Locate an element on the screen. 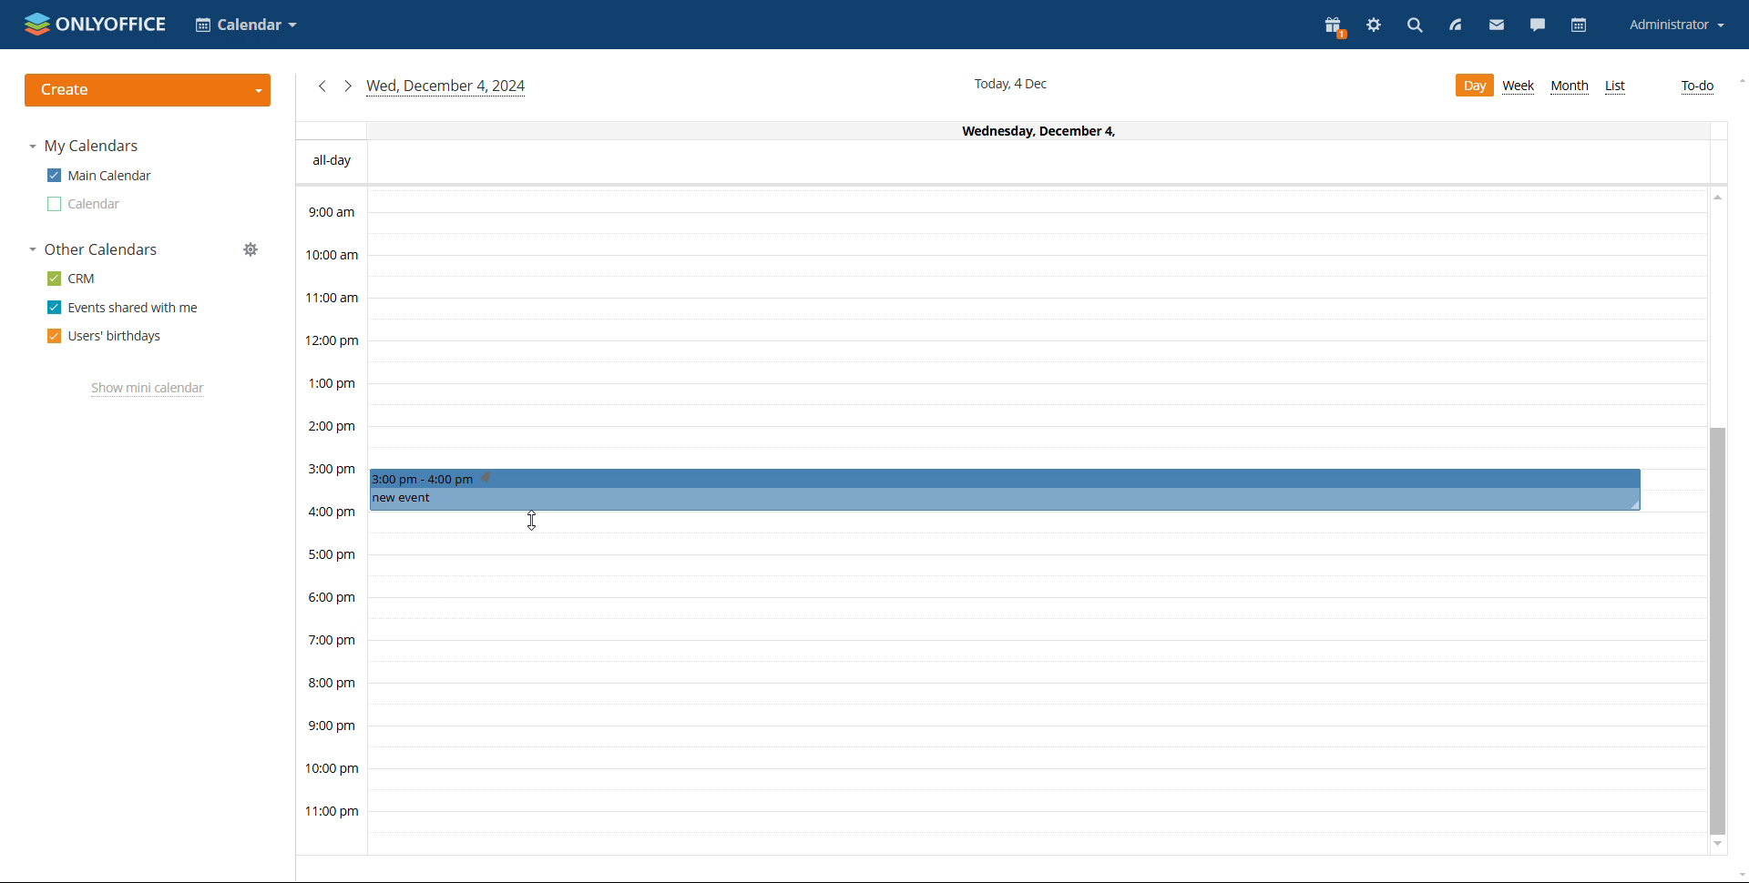 This screenshot has height=883, width=1749. feed is located at coordinates (1453, 25).